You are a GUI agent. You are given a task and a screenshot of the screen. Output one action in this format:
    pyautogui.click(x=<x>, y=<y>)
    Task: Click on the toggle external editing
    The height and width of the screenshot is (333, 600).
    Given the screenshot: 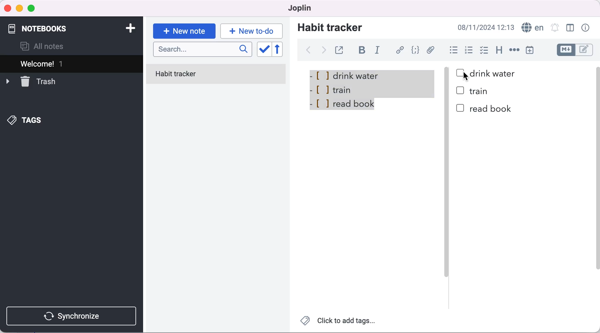 What is the action you would take?
    pyautogui.click(x=341, y=49)
    